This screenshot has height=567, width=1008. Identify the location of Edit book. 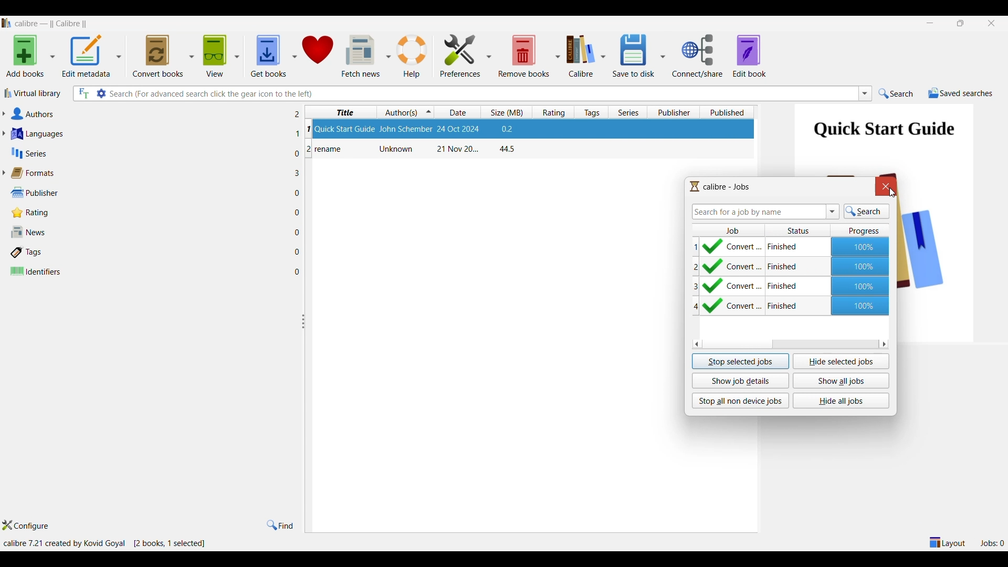
(749, 56).